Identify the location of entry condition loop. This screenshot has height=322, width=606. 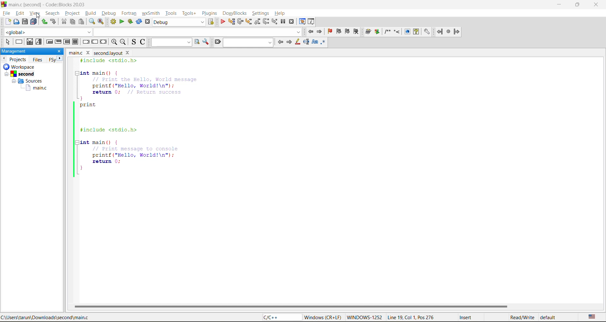
(48, 42).